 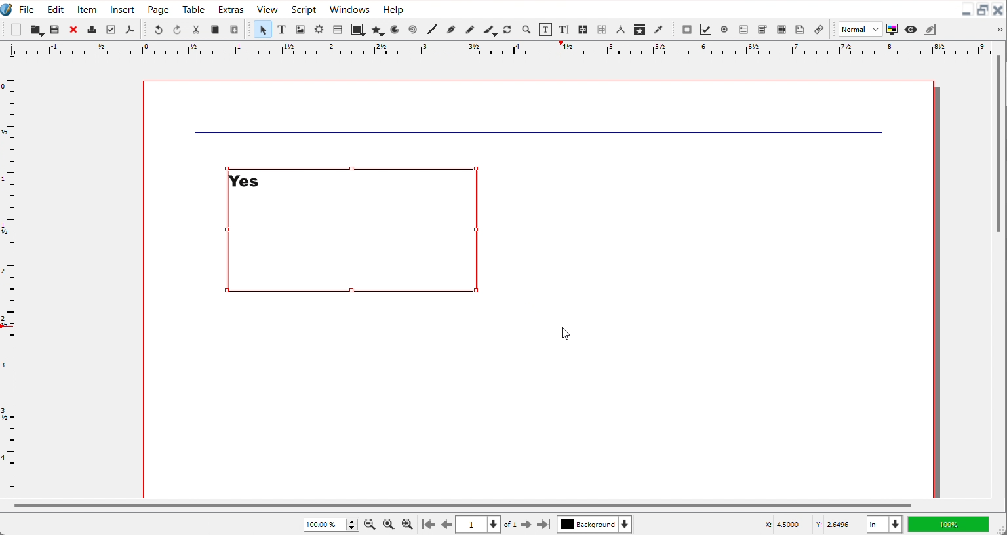 What do you see at coordinates (998, 30) in the screenshot?
I see `Drop down box` at bounding box center [998, 30].